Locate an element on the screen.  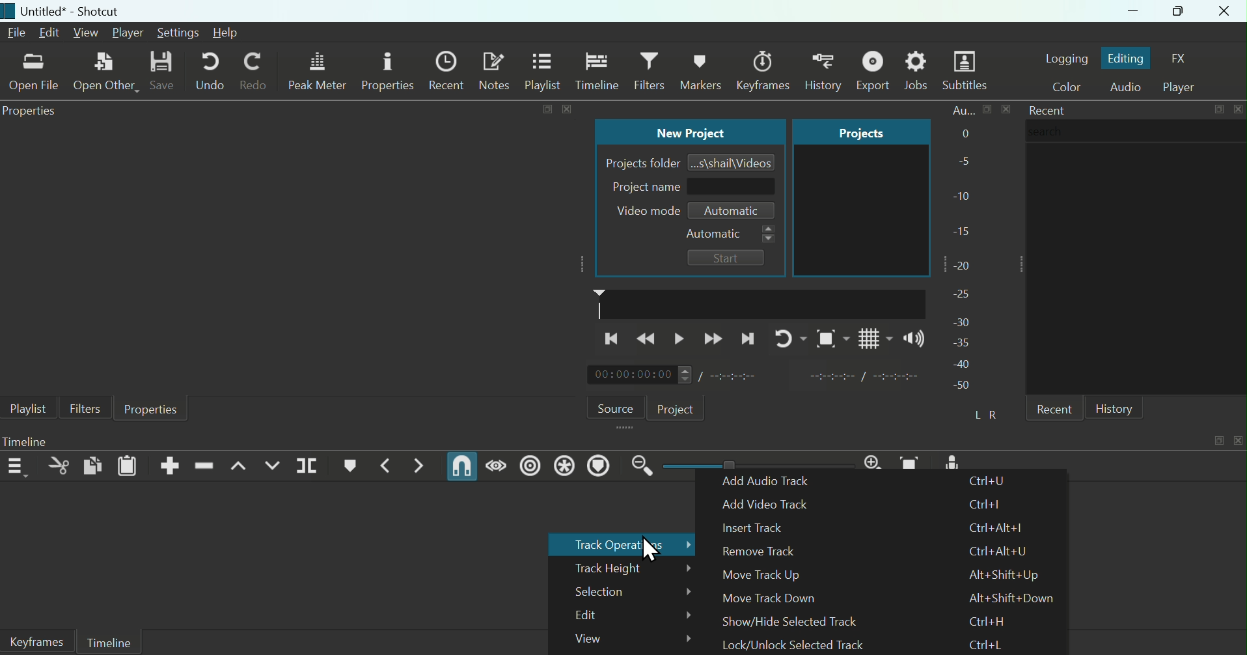
History is located at coordinates (1117, 407).